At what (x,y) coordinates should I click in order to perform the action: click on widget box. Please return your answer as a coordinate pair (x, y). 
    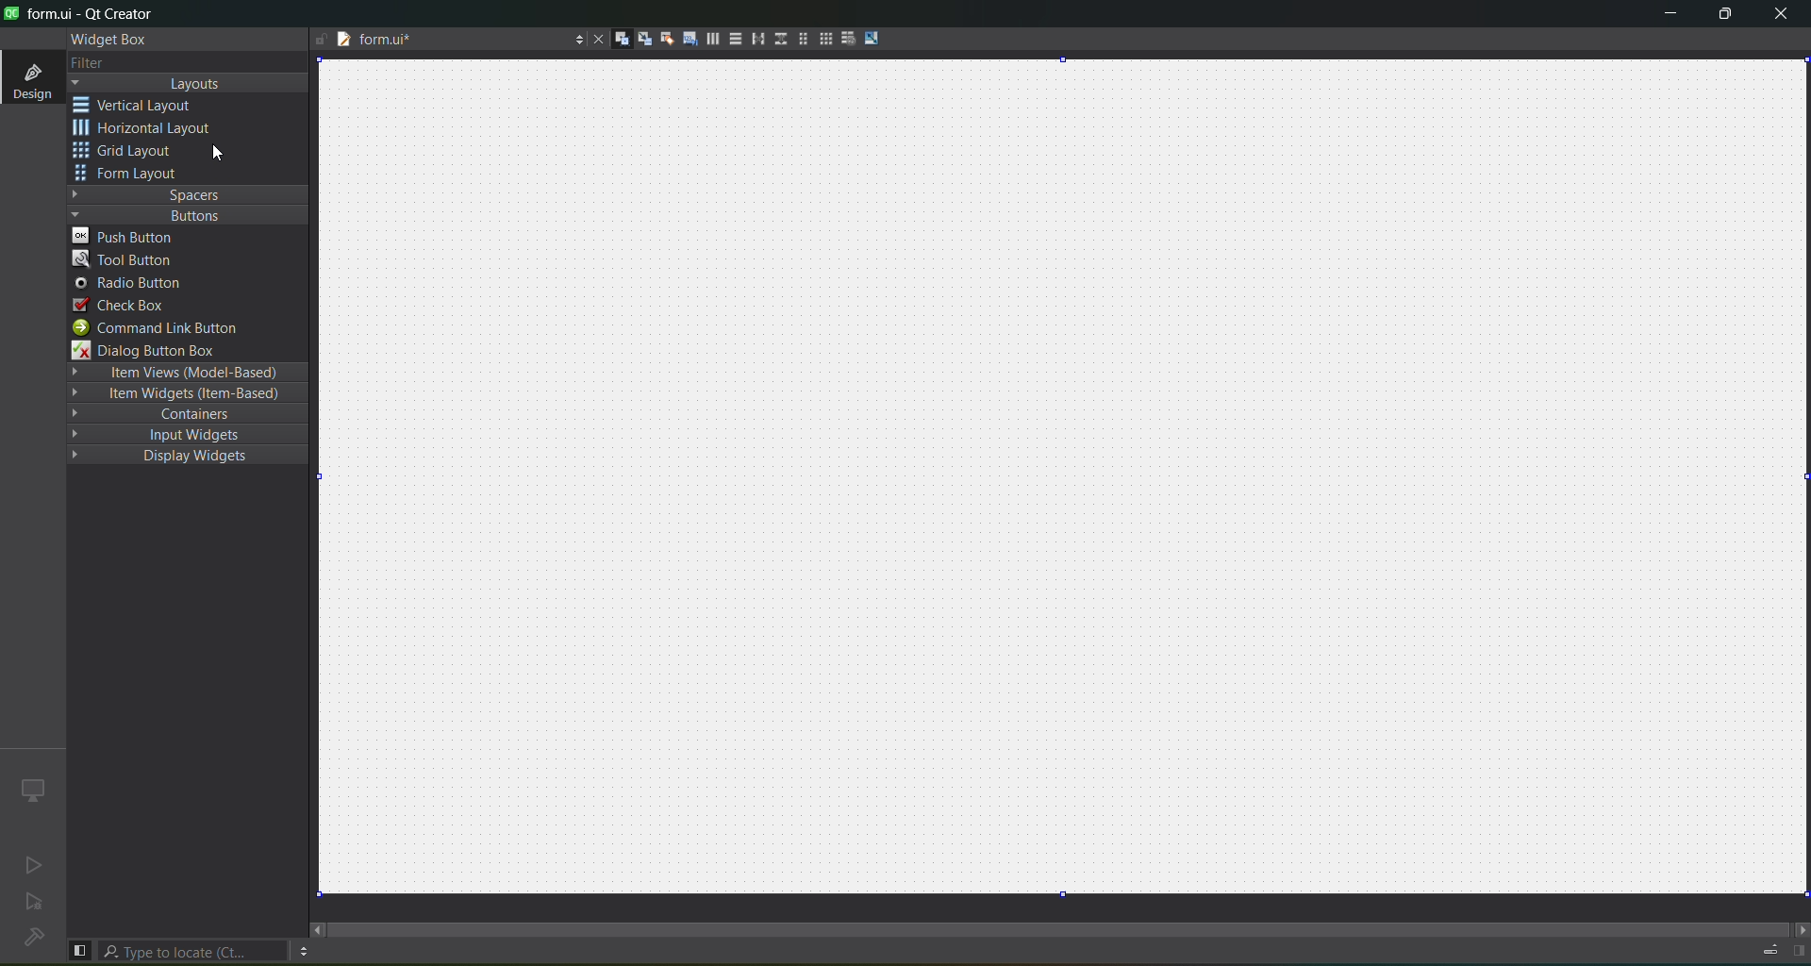
    Looking at the image, I should click on (106, 39).